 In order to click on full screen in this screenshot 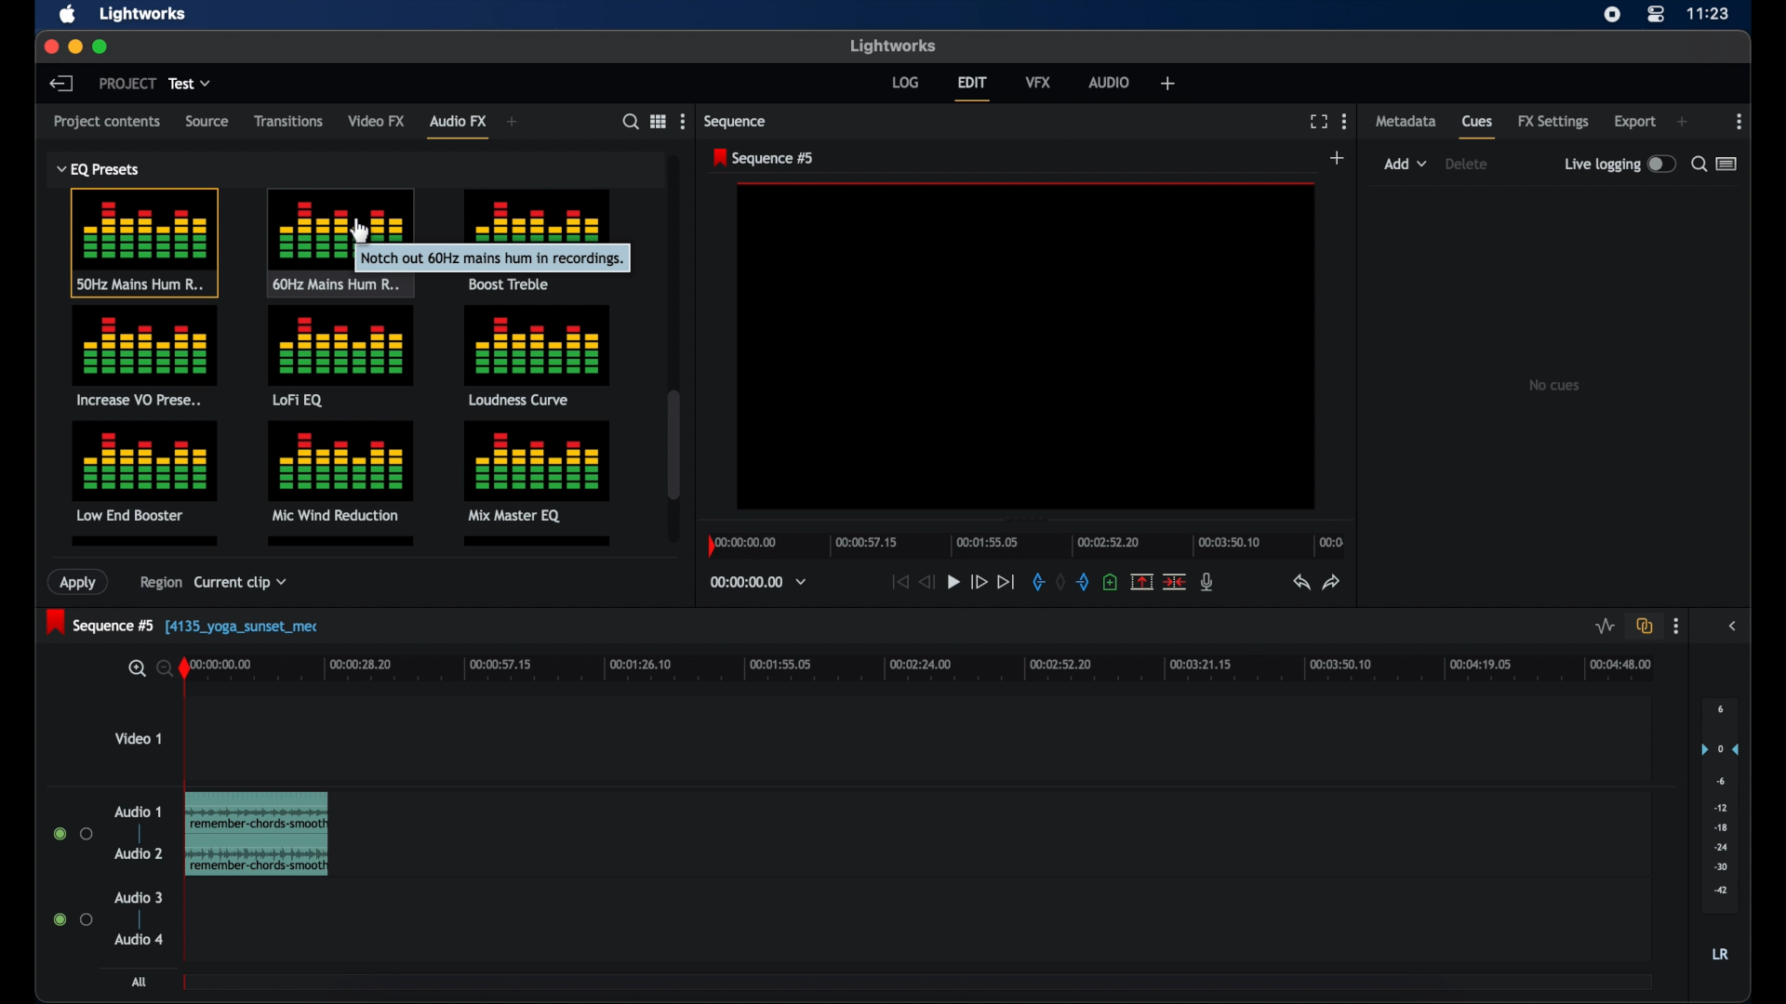, I will do `click(1318, 122)`.